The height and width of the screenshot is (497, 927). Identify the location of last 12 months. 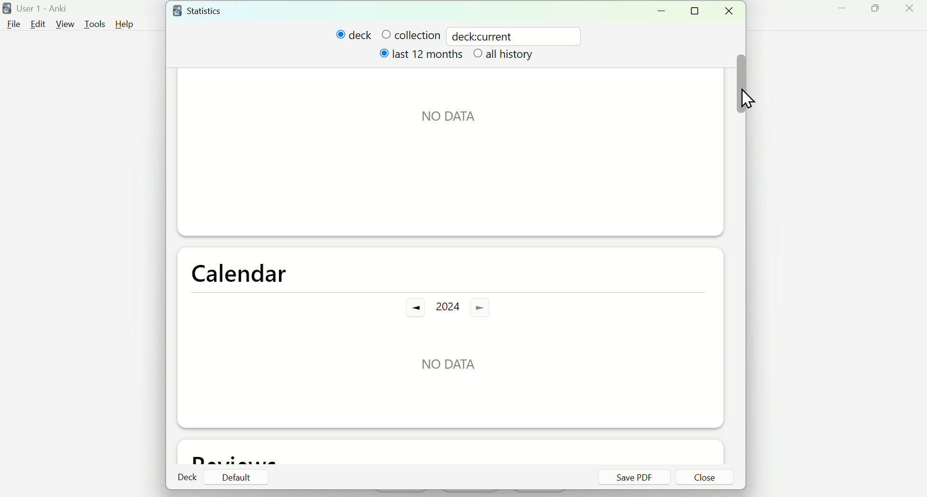
(422, 57).